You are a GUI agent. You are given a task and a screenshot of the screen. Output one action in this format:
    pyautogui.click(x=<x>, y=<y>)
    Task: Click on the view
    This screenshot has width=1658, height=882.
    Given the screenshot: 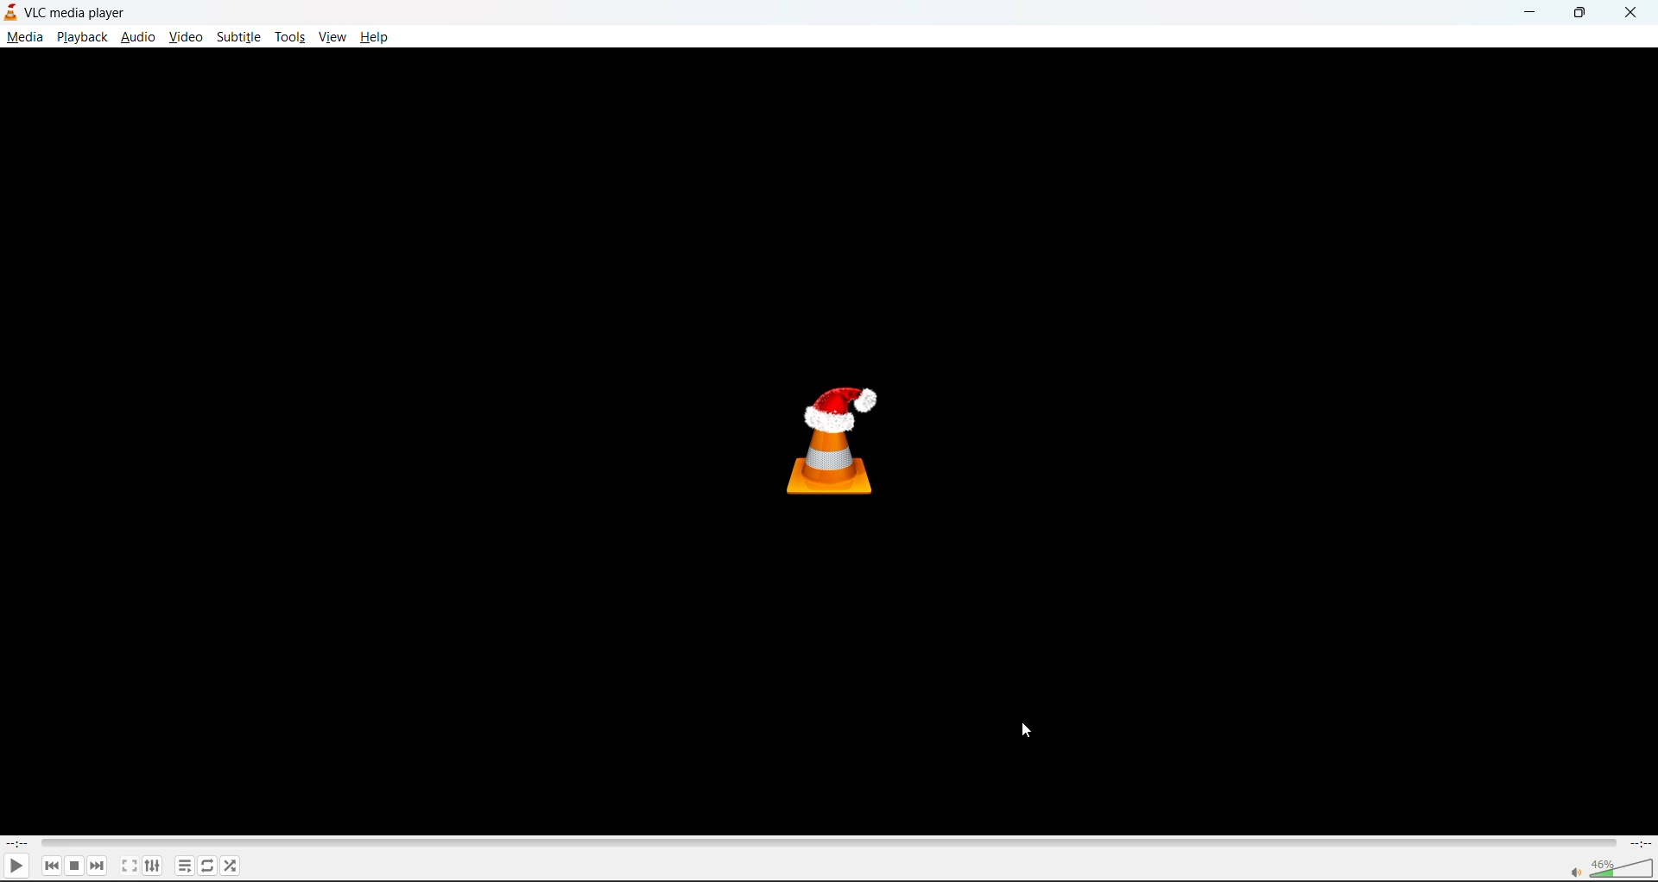 What is the action you would take?
    pyautogui.click(x=332, y=37)
    